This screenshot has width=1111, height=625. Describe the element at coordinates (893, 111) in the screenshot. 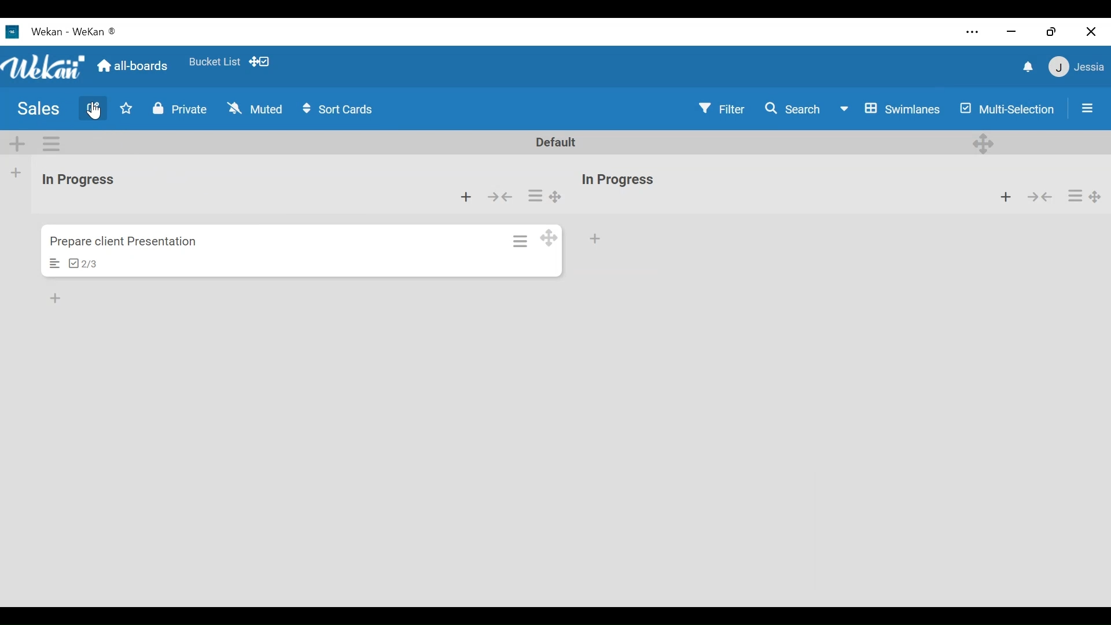

I see `Board view` at that location.